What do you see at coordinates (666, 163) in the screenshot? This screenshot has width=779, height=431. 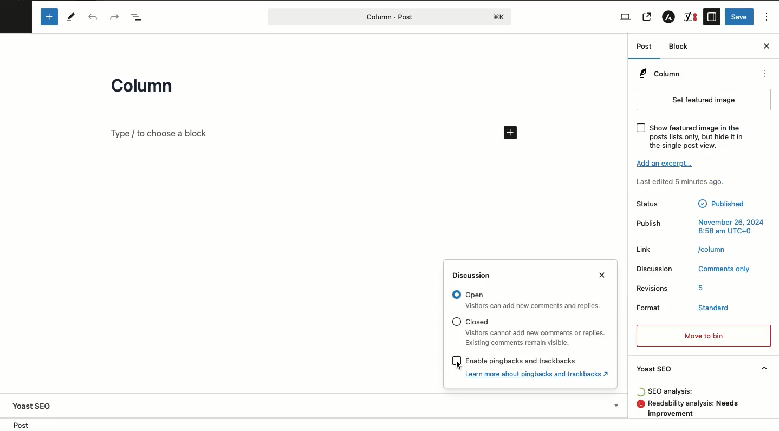 I see `Add an excerpt` at bounding box center [666, 163].